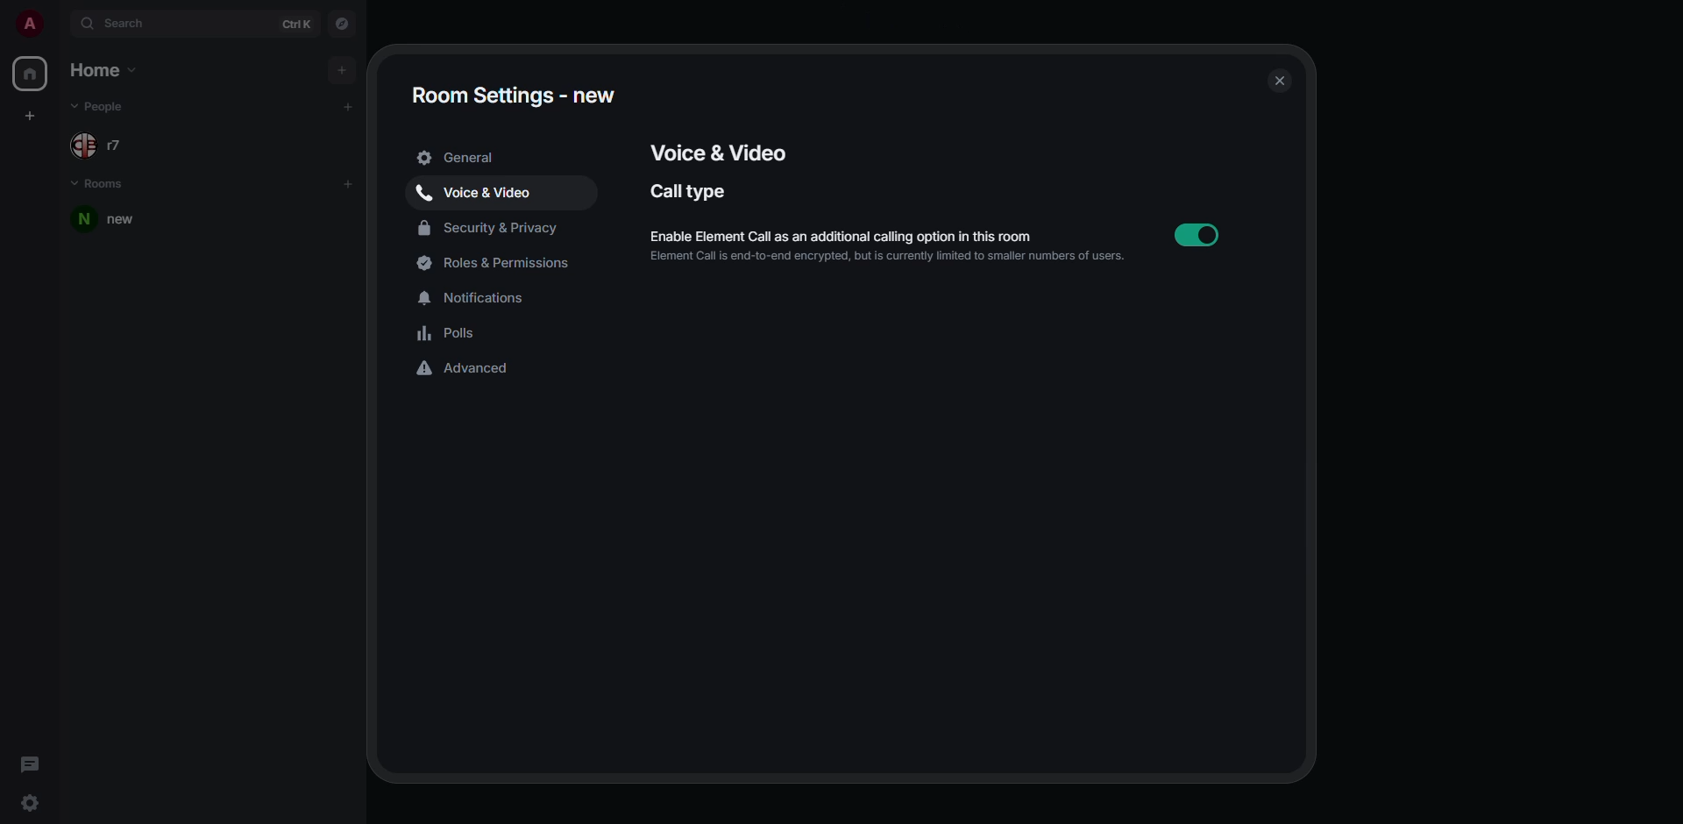 This screenshot has height=824, width=1683. What do you see at coordinates (349, 105) in the screenshot?
I see `add` at bounding box center [349, 105].